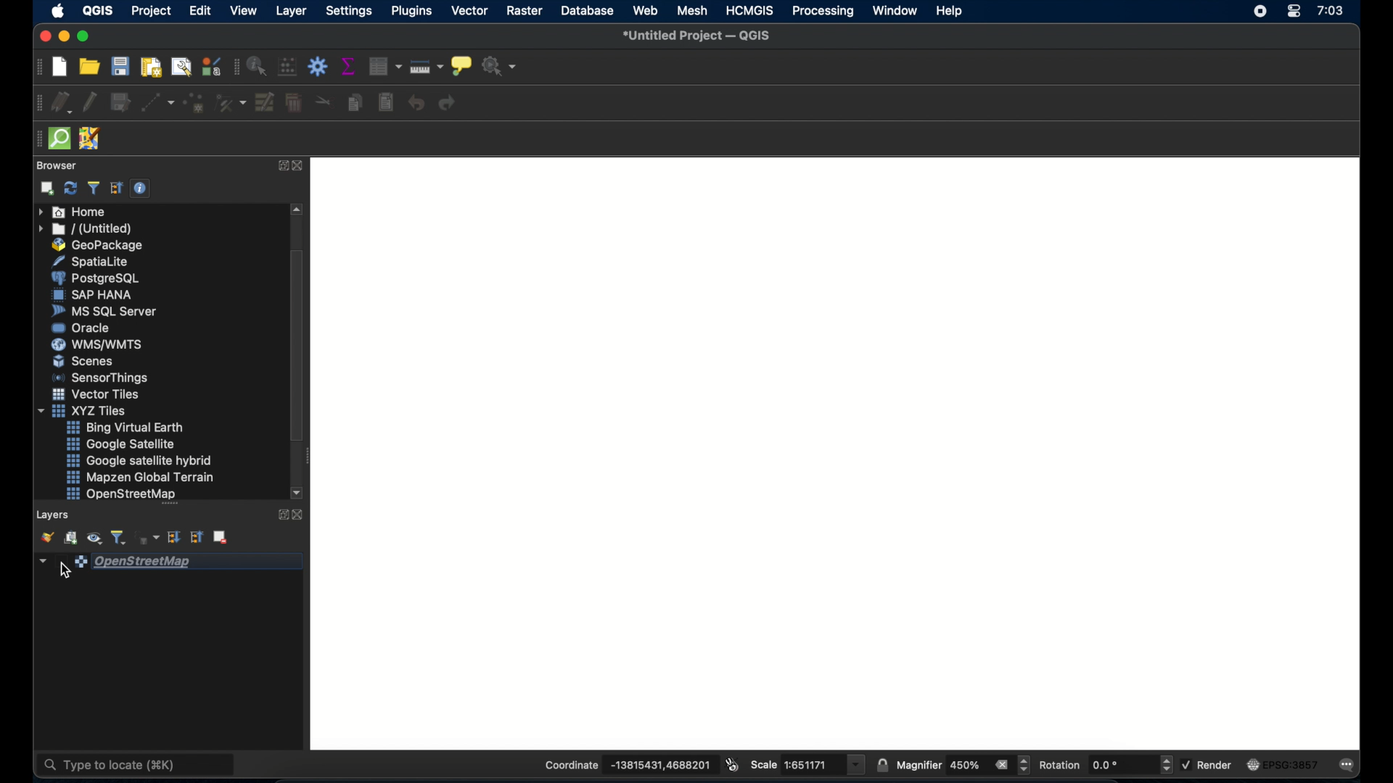  What do you see at coordinates (91, 101) in the screenshot?
I see `toggle editing` at bounding box center [91, 101].